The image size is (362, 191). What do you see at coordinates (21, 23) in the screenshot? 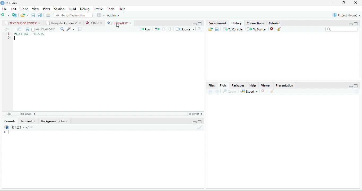
I see `TEXT FILE OF CODES` at bounding box center [21, 23].